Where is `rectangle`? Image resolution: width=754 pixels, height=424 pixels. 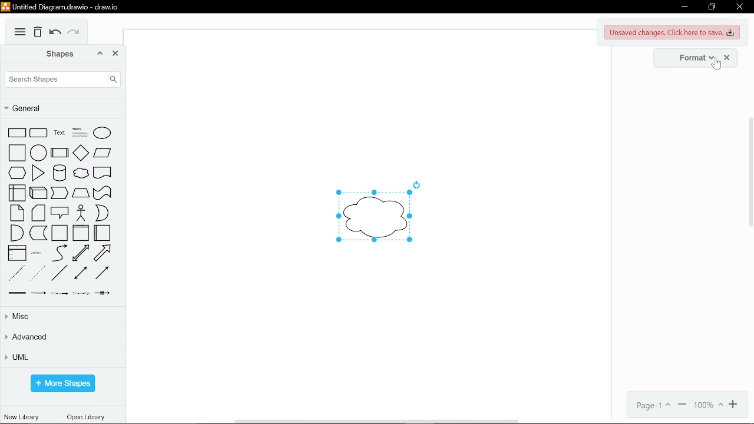 rectangle is located at coordinates (18, 134).